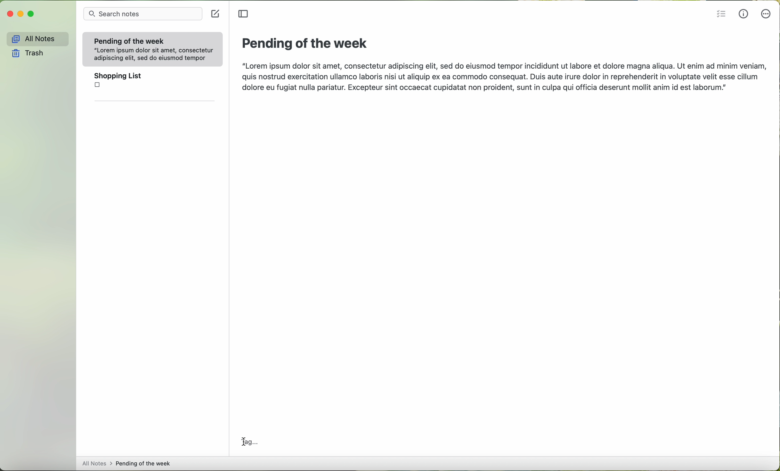 This screenshot has width=780, height=471. I want to click on pending of the week, so click(304, 44).